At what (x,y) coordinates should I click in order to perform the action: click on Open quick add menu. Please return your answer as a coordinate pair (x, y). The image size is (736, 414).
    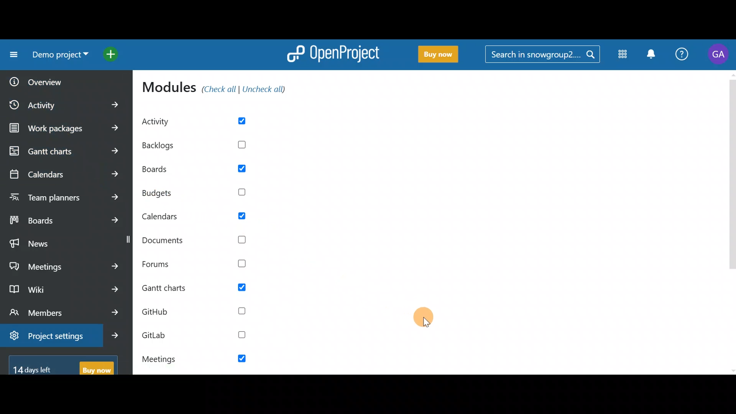
    Looking at the image, I should click on (113, 54).